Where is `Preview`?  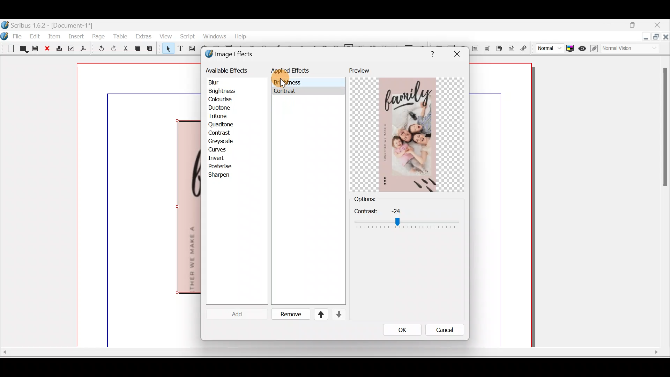 Preview is located at coordinates (407, 130).